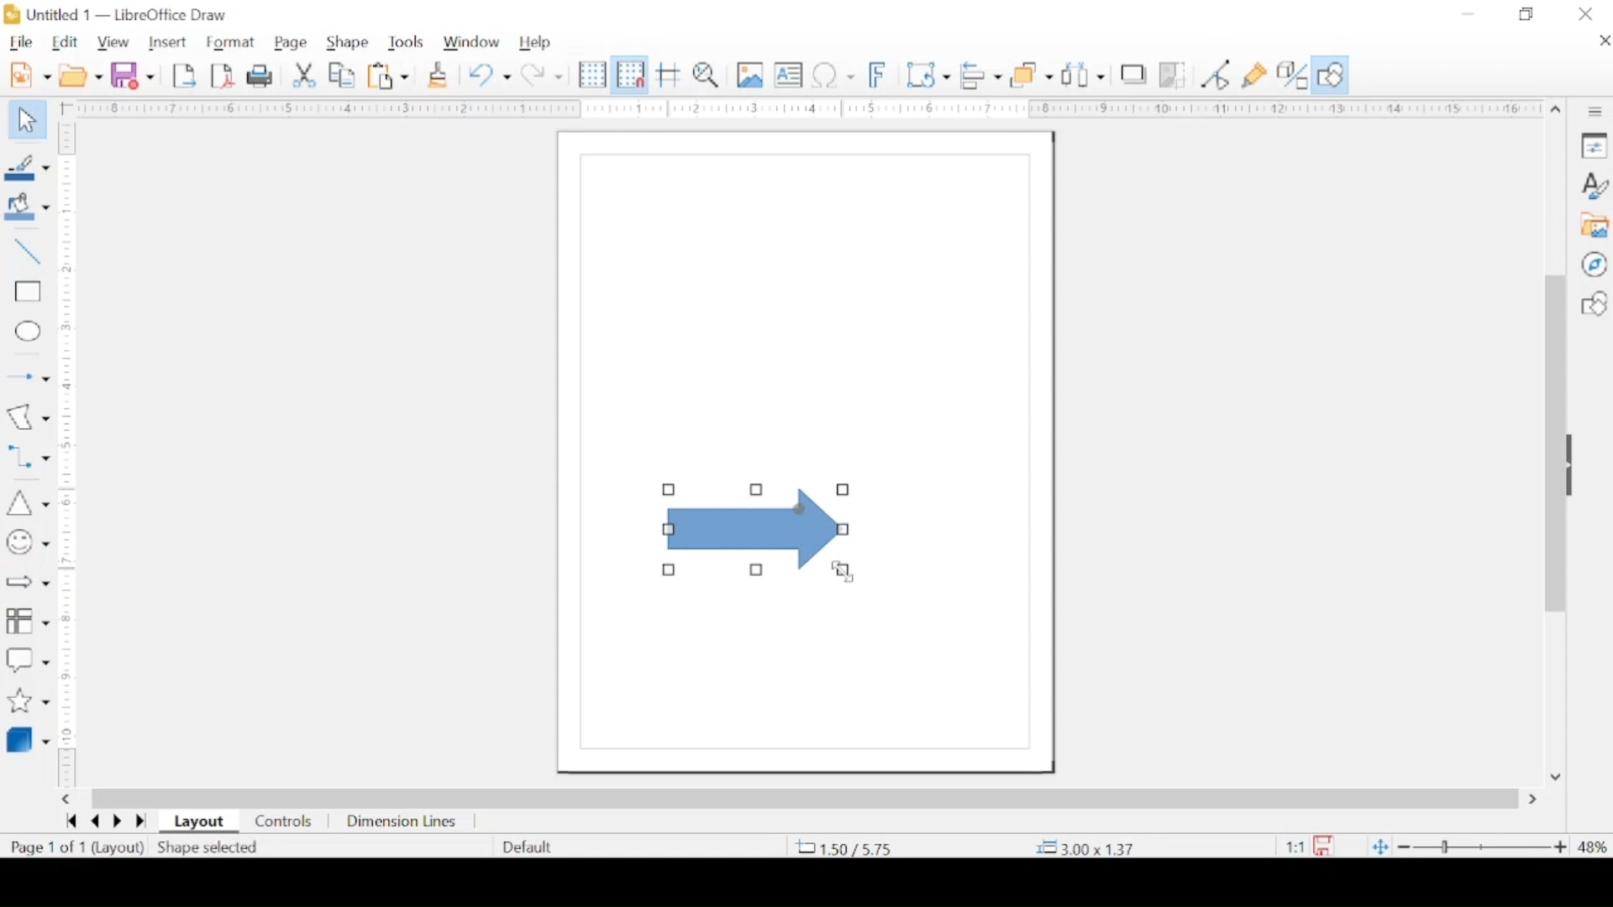  Describe the element at coordinates (199, 822) in the screenshot. I see `layout` at that location.